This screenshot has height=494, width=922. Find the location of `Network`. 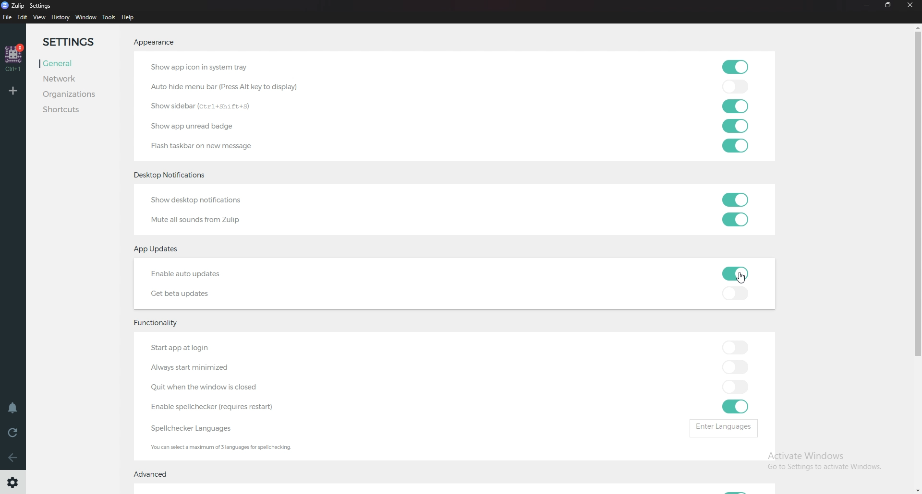

Network is located at coordinates (68, 79).